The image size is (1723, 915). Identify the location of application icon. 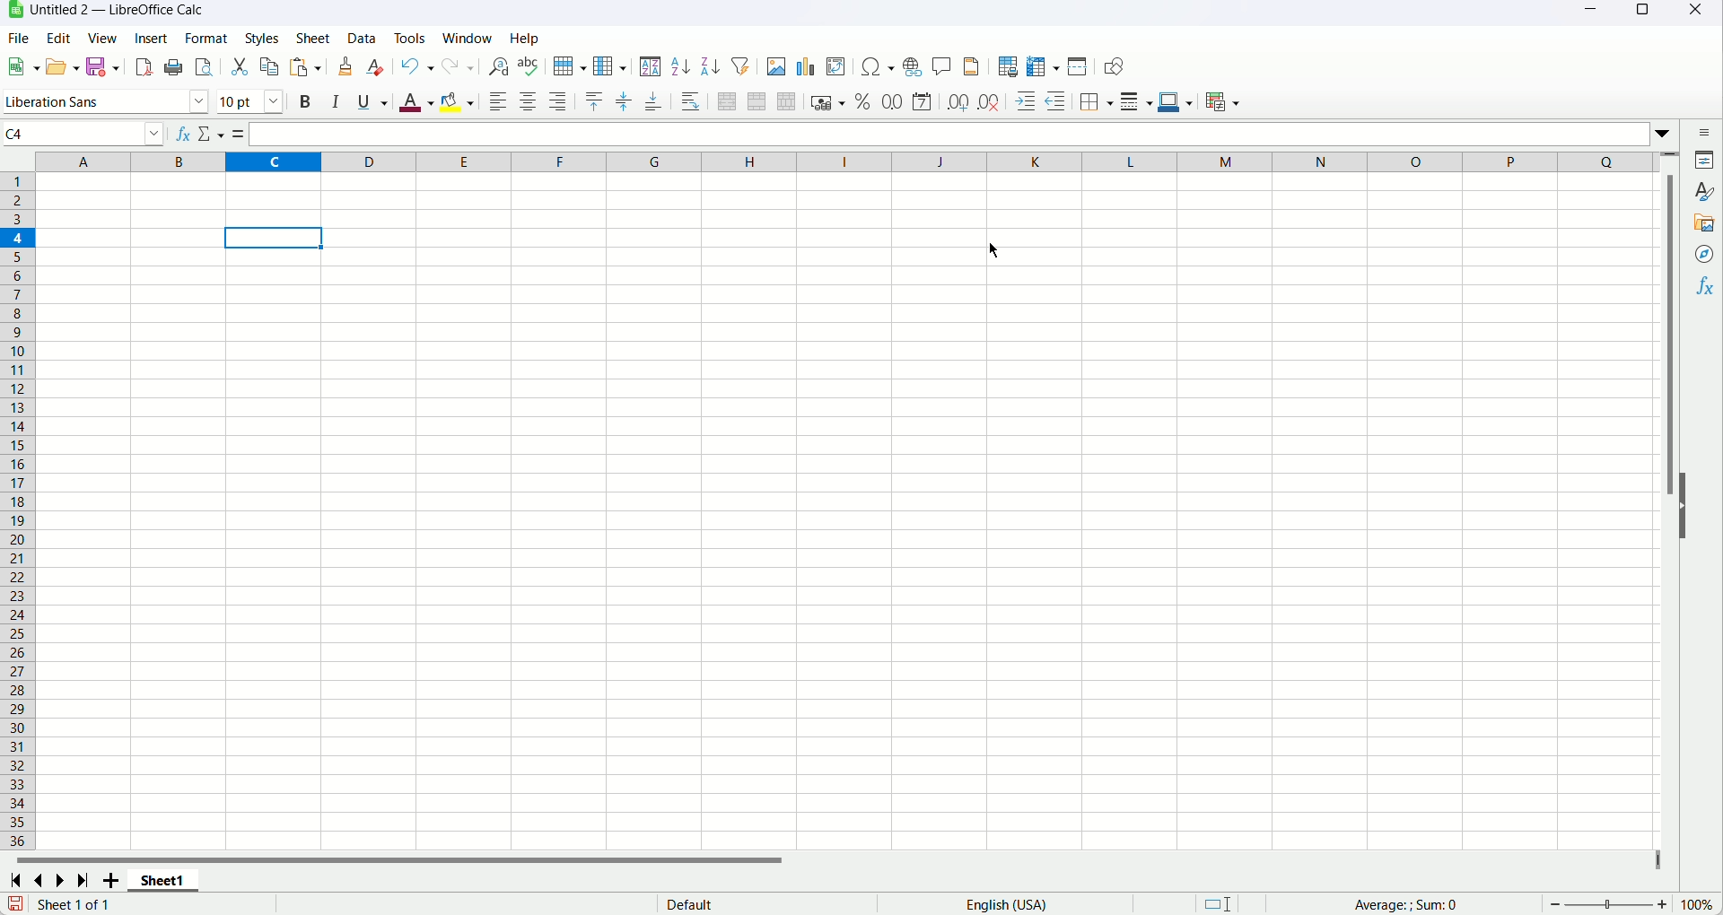
(14, 10).